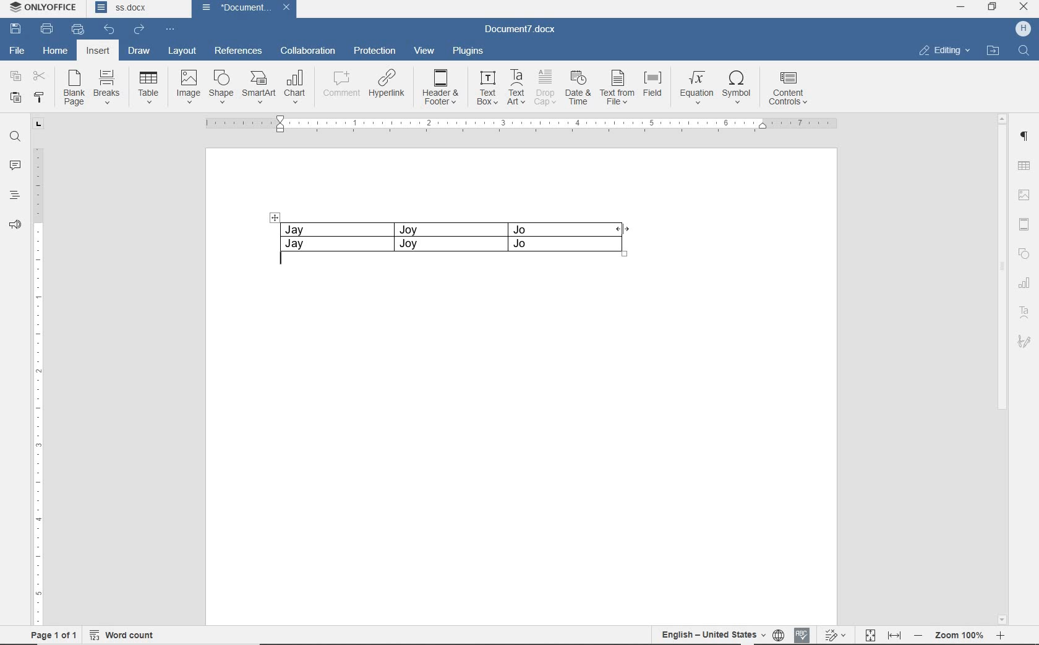  What do you see at coordinates (1024, 8) in the screenshot?
I see `CLOSE` at bounding box center [1024, 8].